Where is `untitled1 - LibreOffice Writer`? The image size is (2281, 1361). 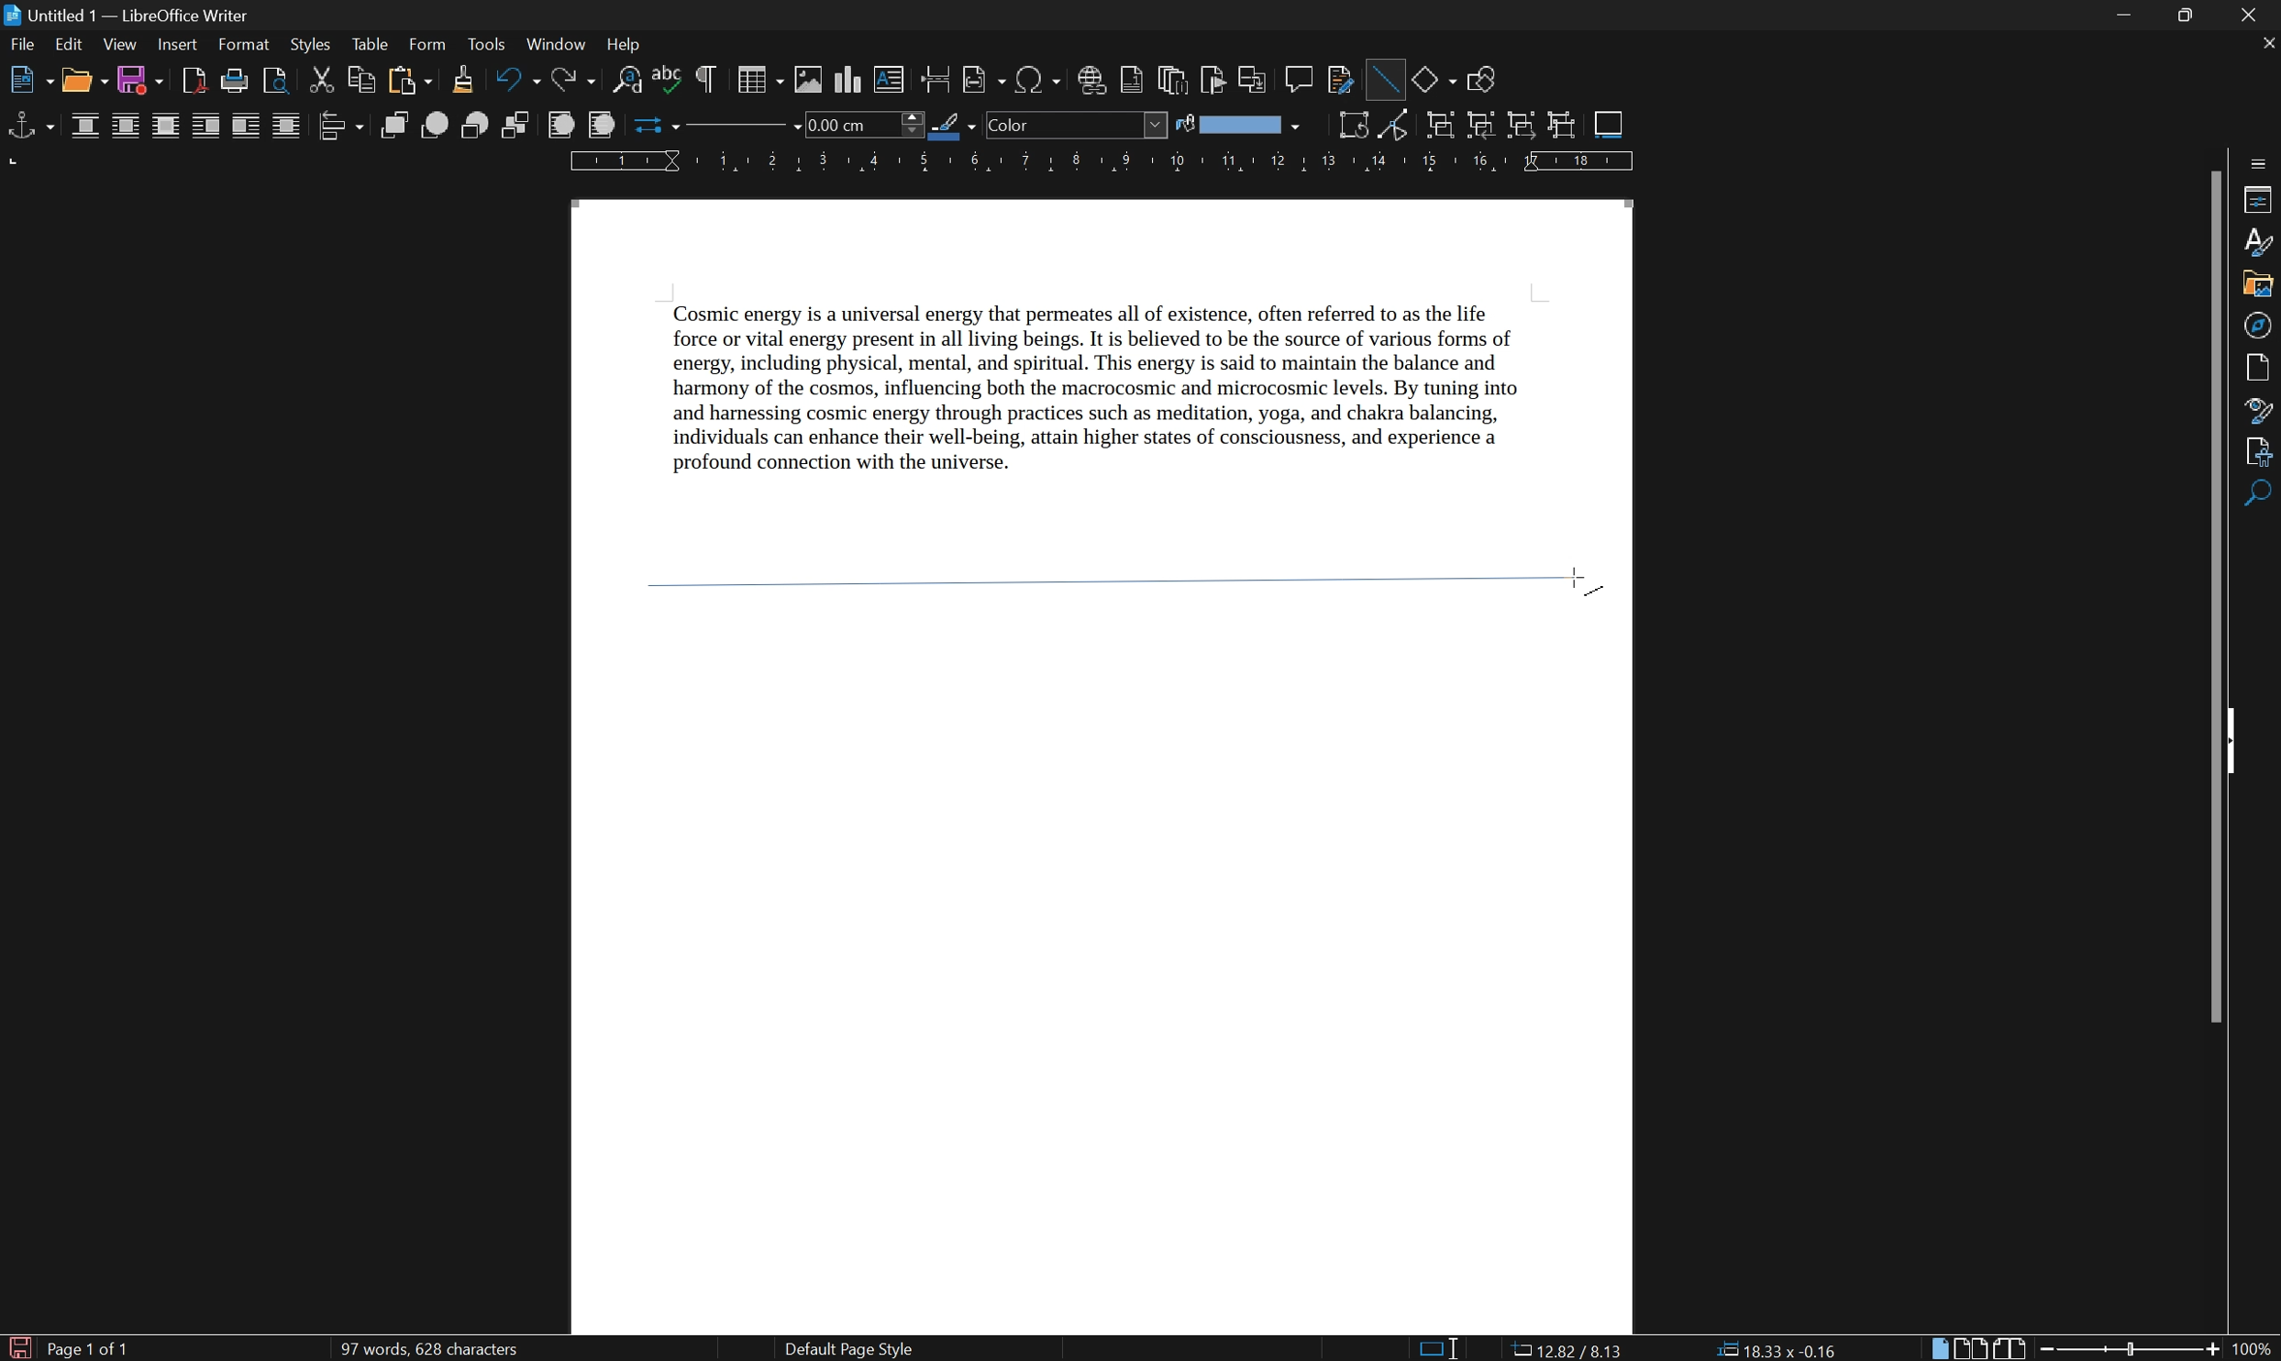
untitled1 - LibreOffice Writer is located at coordinates (131, 15).